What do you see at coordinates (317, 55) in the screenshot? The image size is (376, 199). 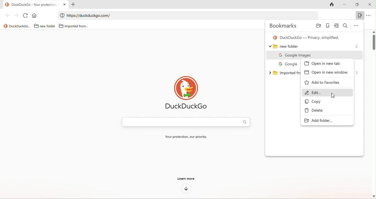 I see `google images` at bounding box center [317, 55].